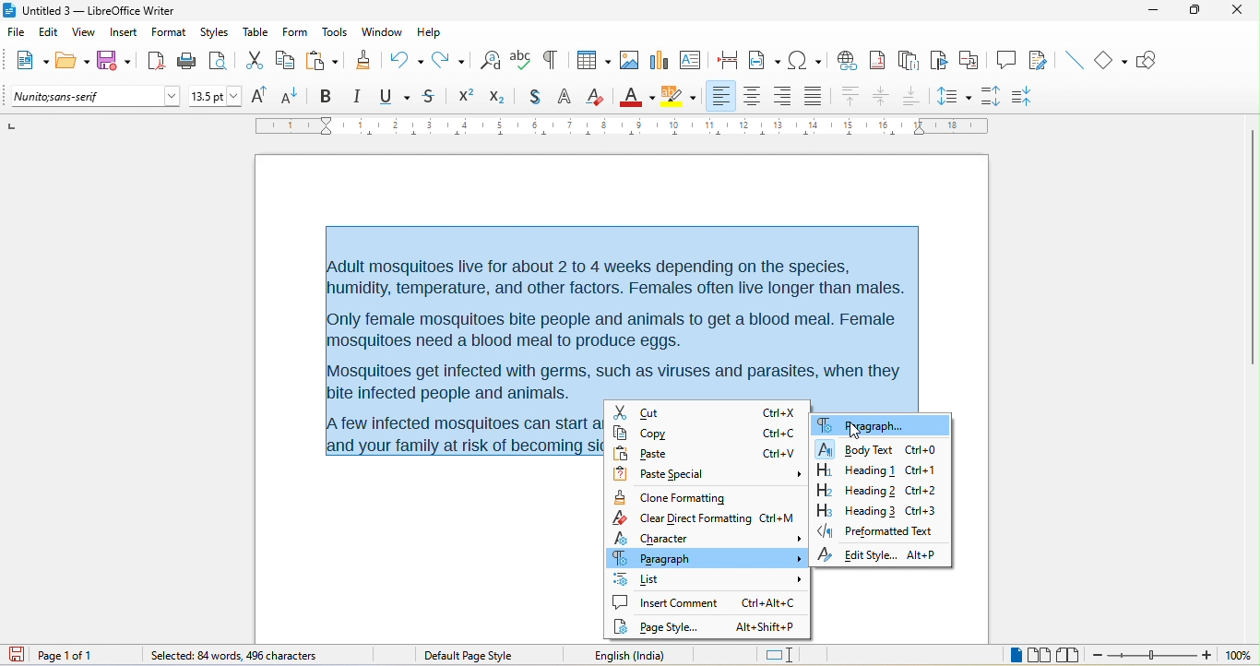 This screenshot has width=1260, height=666. What do you see at coordinates (1006, 58) in the screenshot?
I see `comment` at bounding box center [1006, 58].